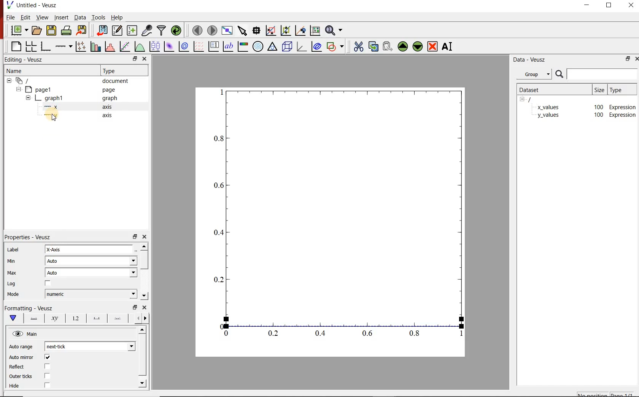  Describe the element at coordinates (92, 272) in the screenshot. I see `auto` at that location.